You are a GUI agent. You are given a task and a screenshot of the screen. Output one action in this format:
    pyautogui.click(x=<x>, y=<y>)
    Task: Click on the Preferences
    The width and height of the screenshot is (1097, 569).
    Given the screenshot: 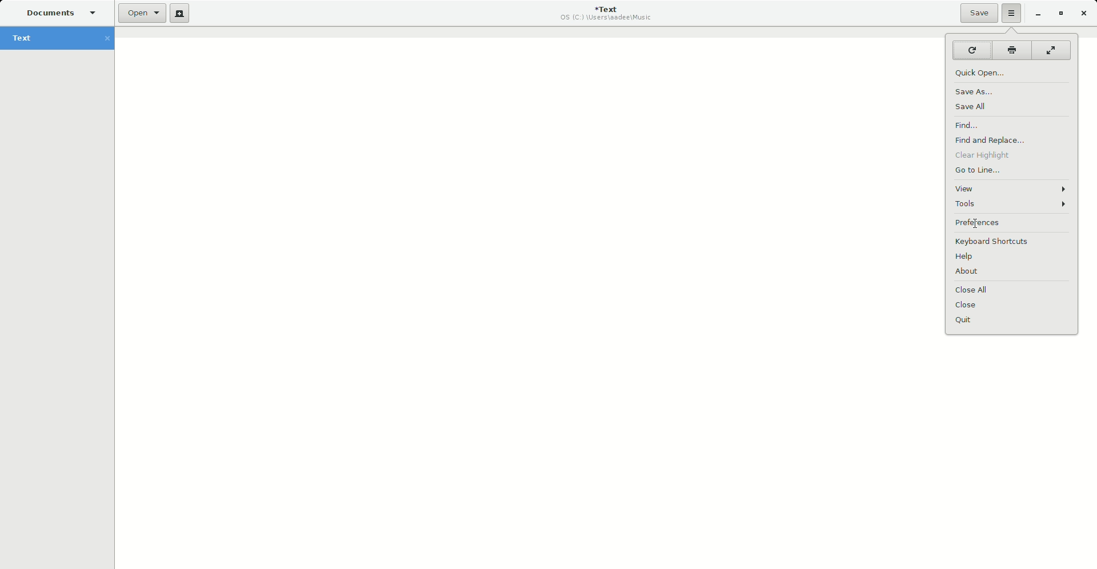 What is the action you would take?
    pyautogui.click(x=983, y=224)
    